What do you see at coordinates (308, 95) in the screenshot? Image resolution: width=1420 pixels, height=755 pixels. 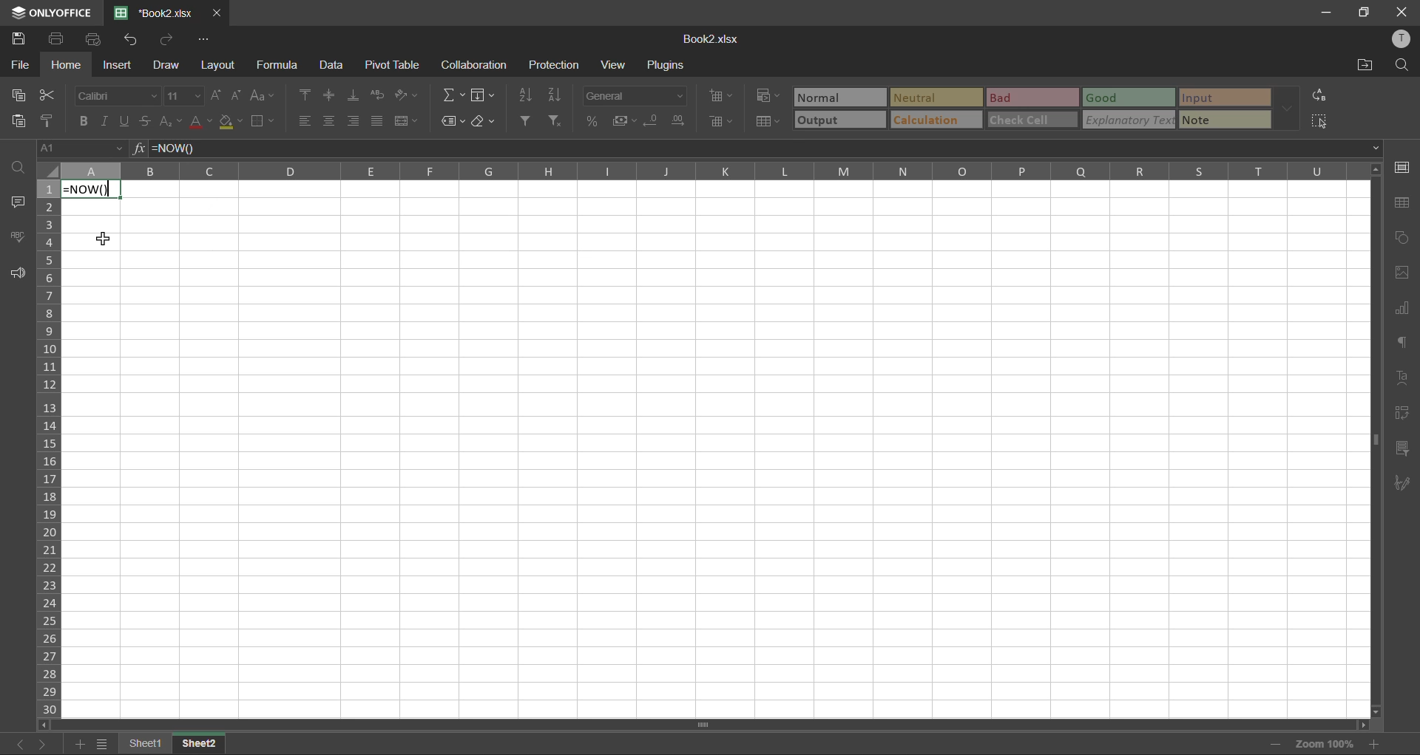 I see `align top` at bounding box center [308, 95].